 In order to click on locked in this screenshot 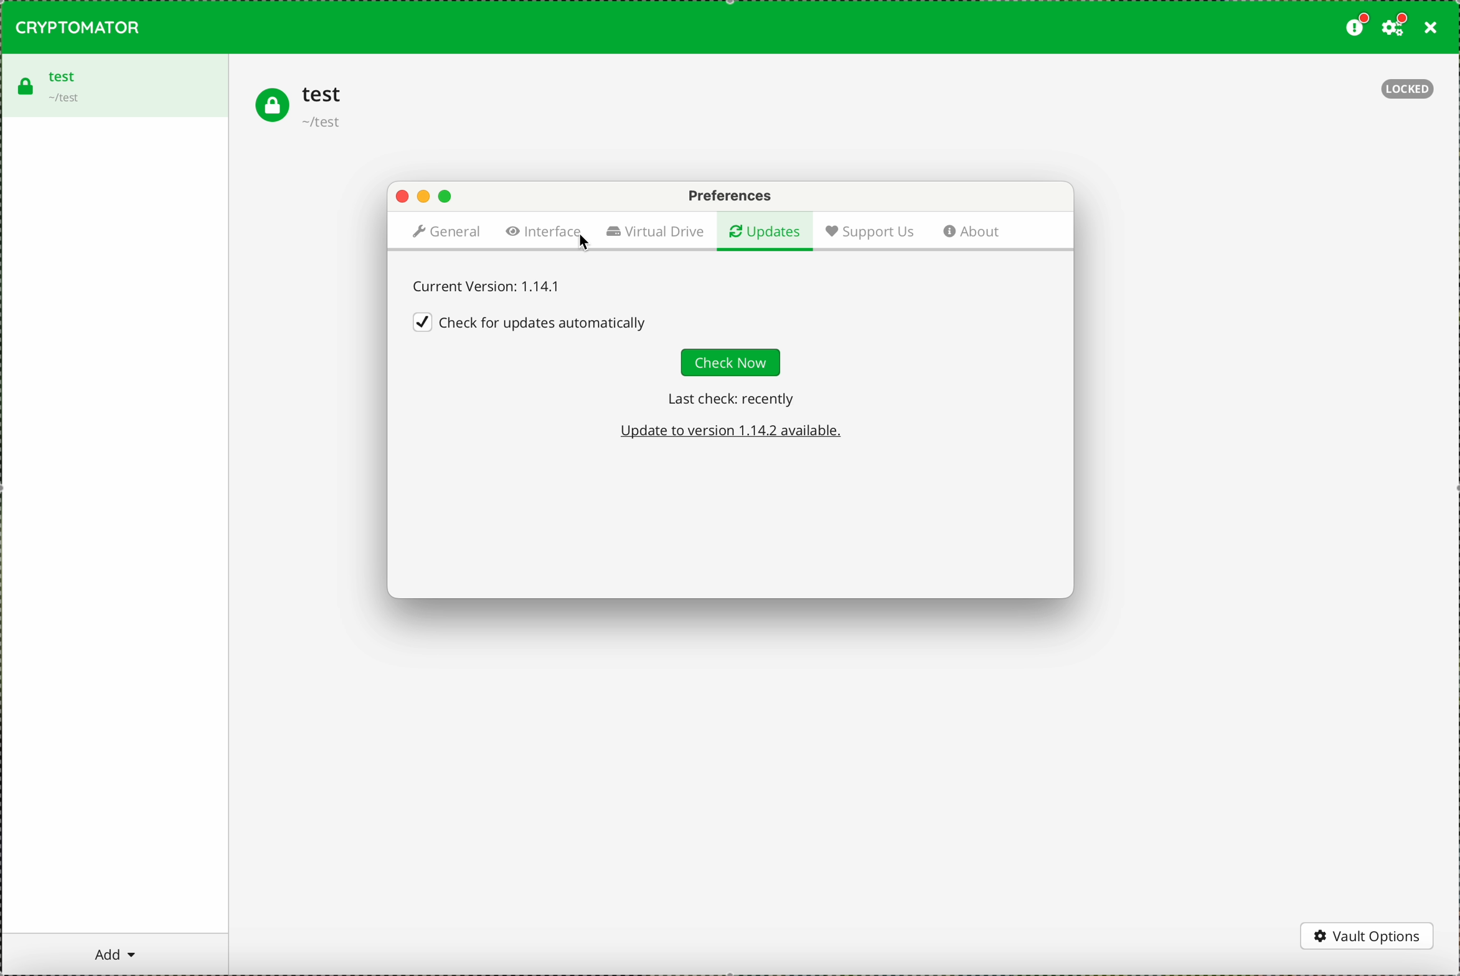, I will do `click(1408, 89)`.